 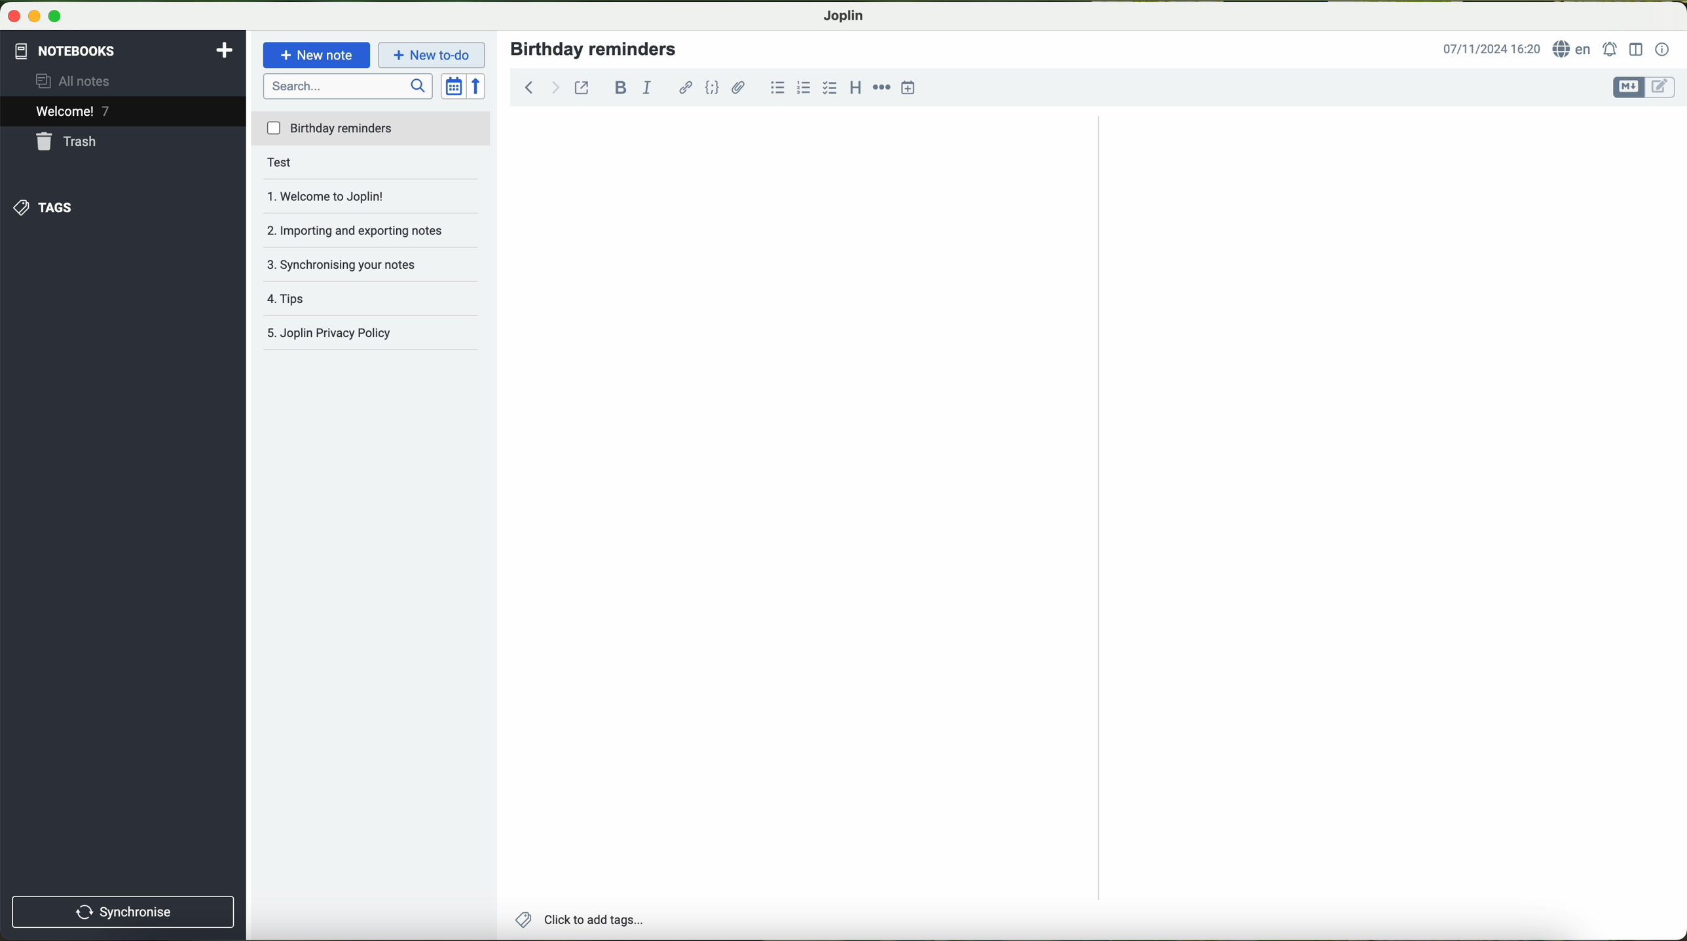 I want to click on note properties, so click(x=1663, y=50).